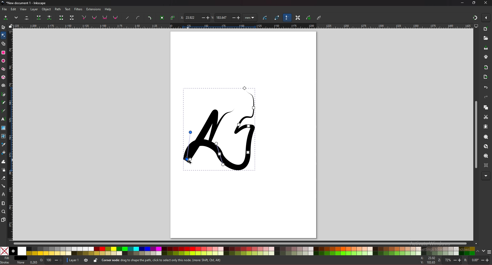  Describe the element at coordinates (67, 9) in the screenshot. I see `text` at that location.